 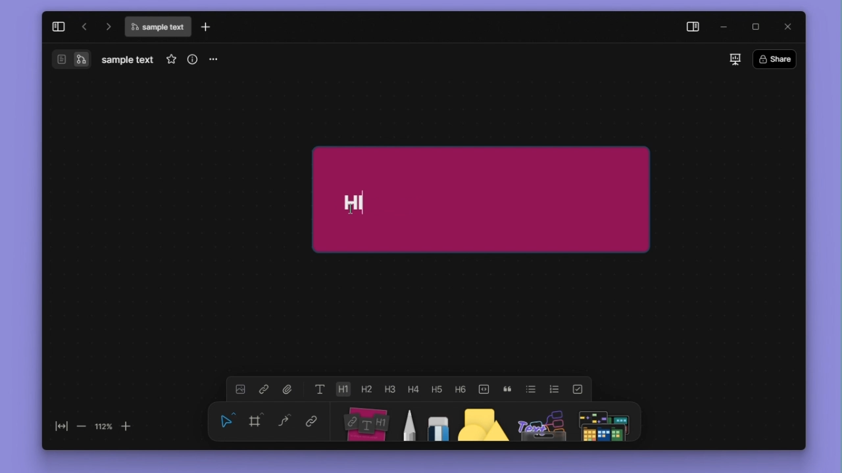 I want to click on zoom out, so click(x=82, y=427).